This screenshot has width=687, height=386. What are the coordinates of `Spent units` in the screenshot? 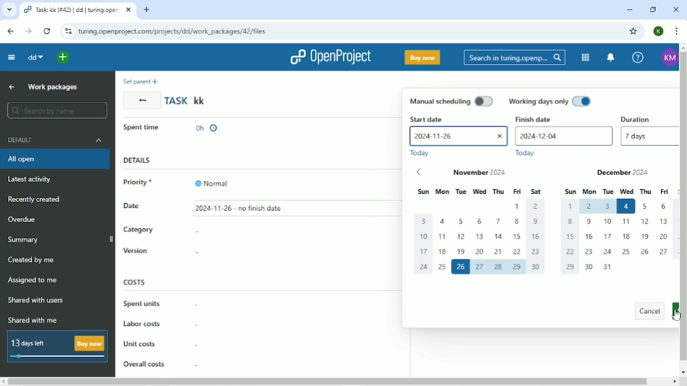 It's located at (160, 303).